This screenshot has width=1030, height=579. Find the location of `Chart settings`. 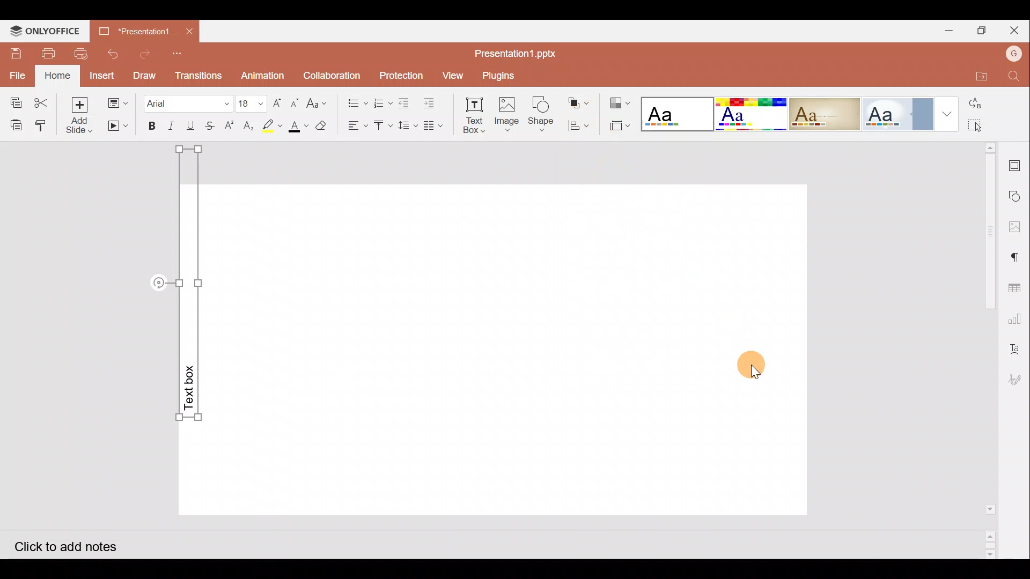

Chart settings is located at coordinates (1017, 319).